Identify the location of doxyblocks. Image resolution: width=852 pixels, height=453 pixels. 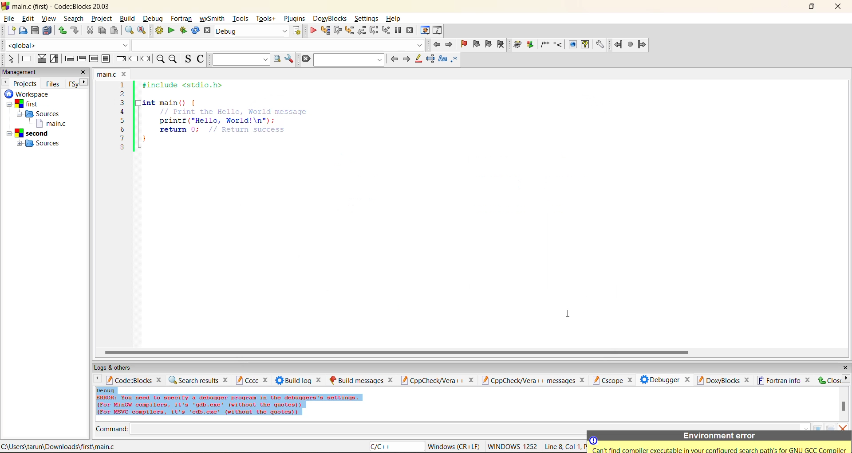
(718, 380).